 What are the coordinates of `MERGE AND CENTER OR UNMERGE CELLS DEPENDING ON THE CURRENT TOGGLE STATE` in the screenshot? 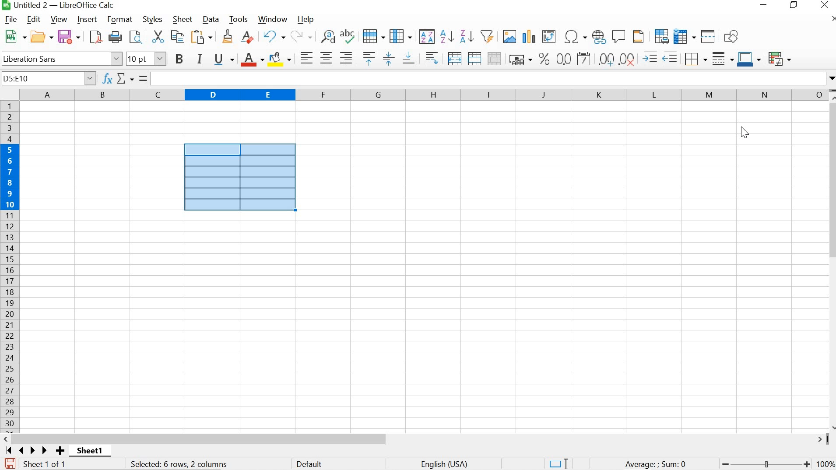 It's located at (455, 58).